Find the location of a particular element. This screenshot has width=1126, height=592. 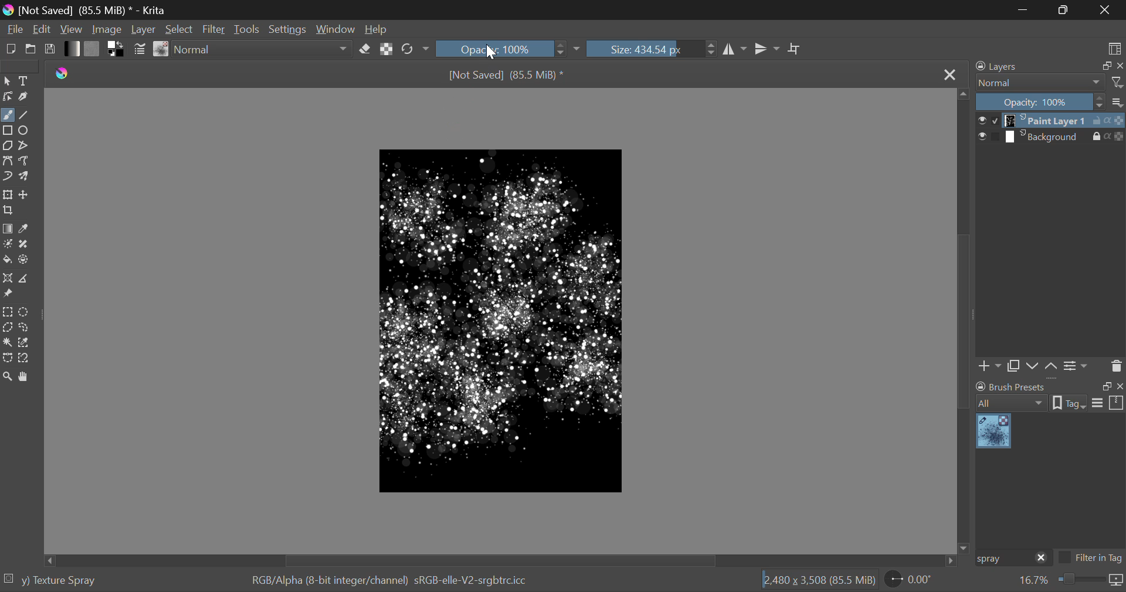

logo is located at coordinates (63, 74).